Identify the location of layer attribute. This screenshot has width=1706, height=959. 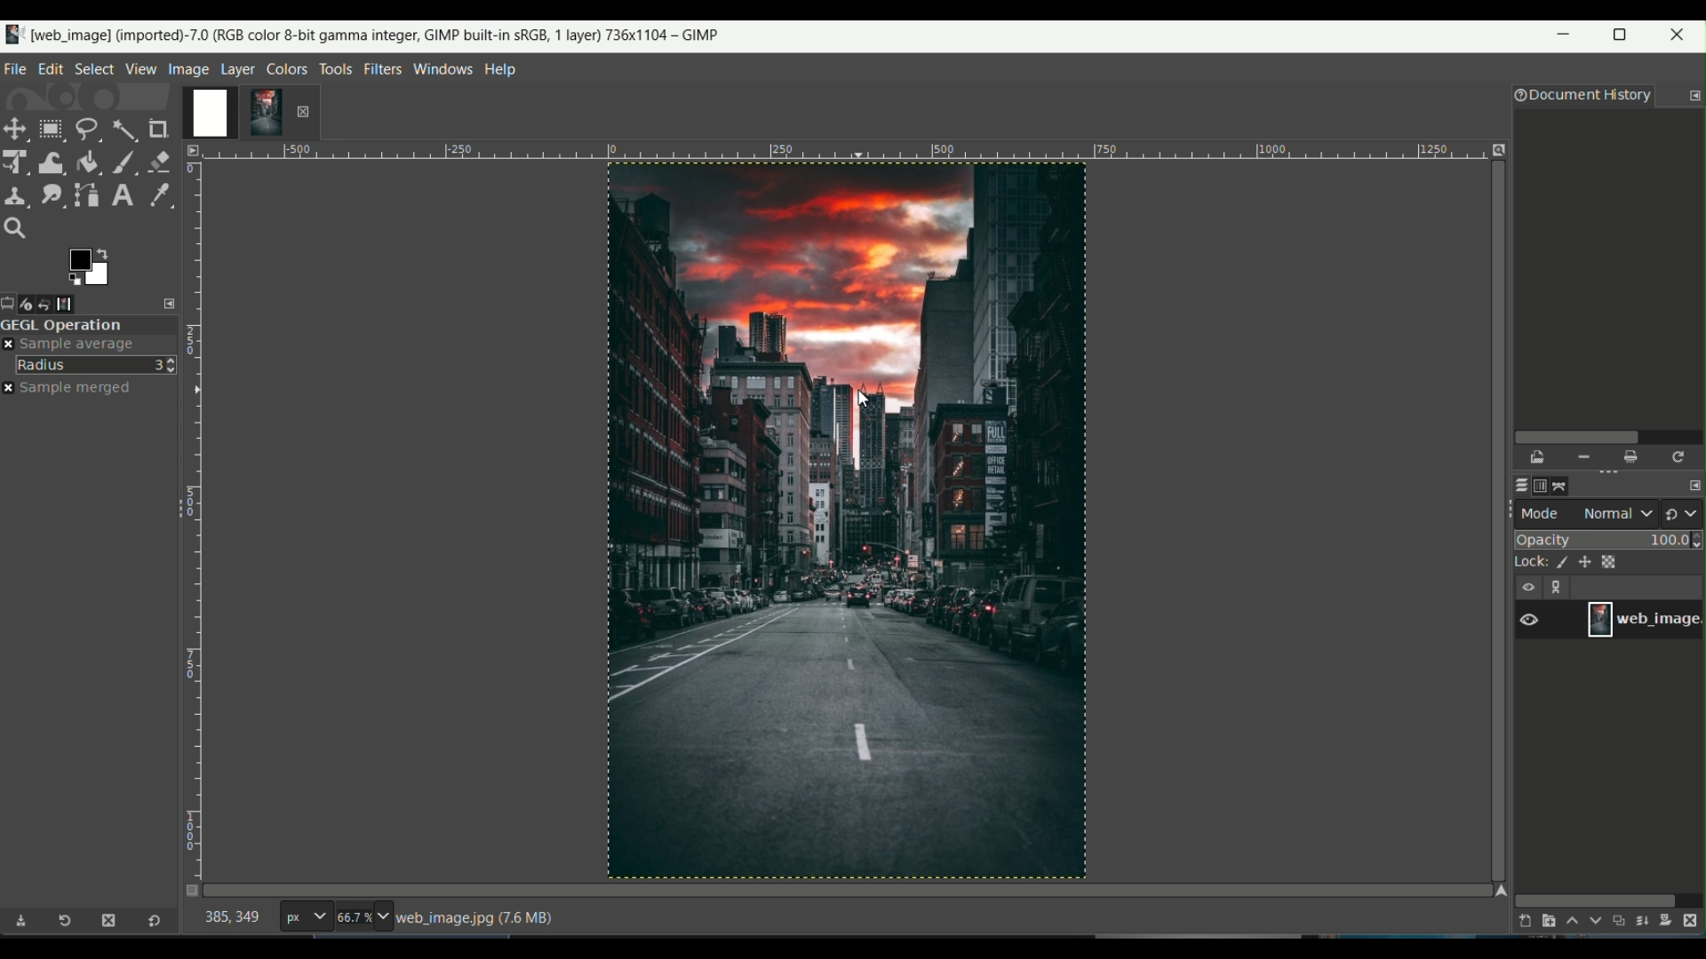
(1538, 618).